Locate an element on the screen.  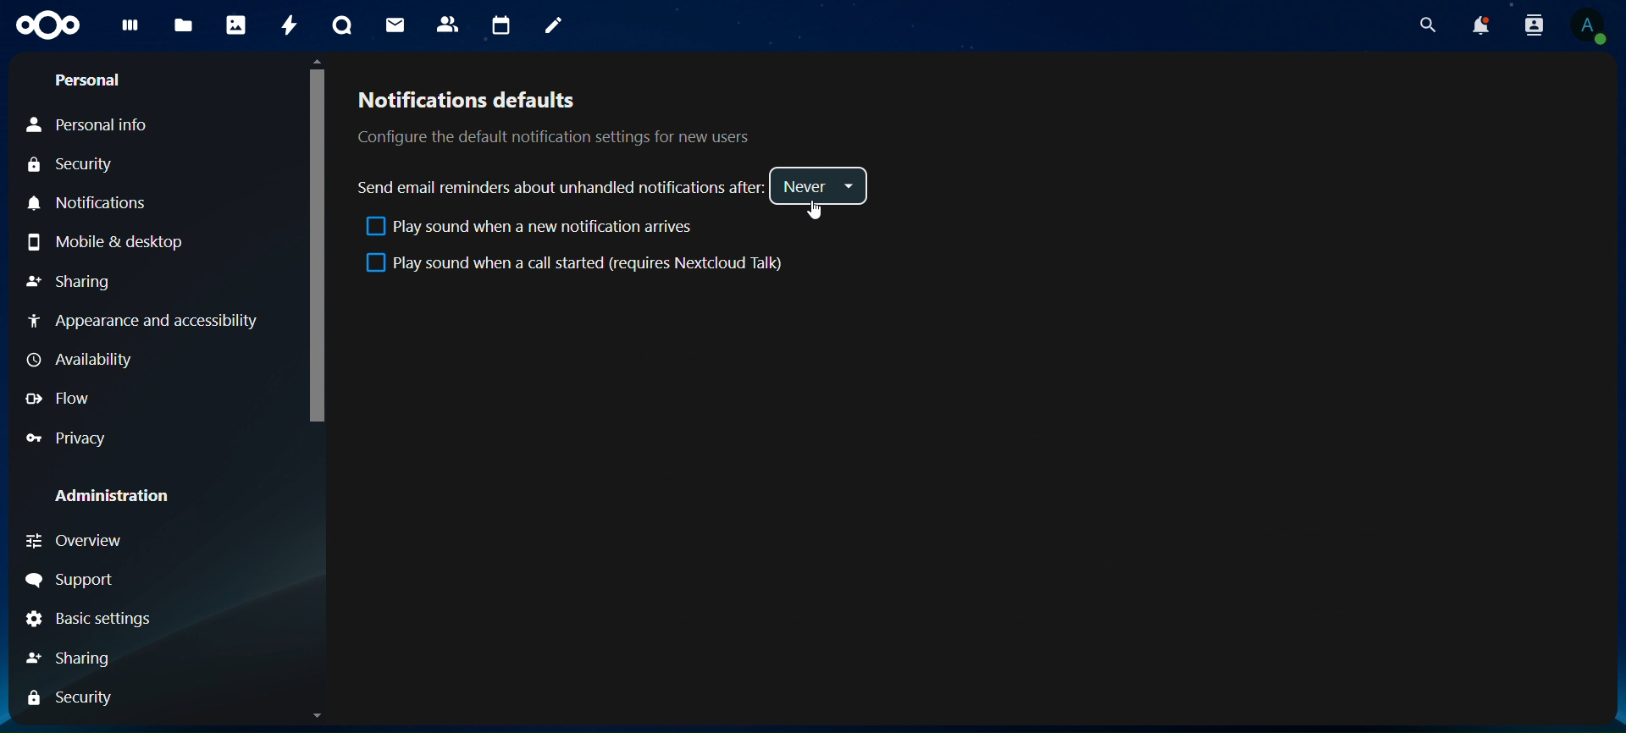
Administration is located at coordinates (107, 496).